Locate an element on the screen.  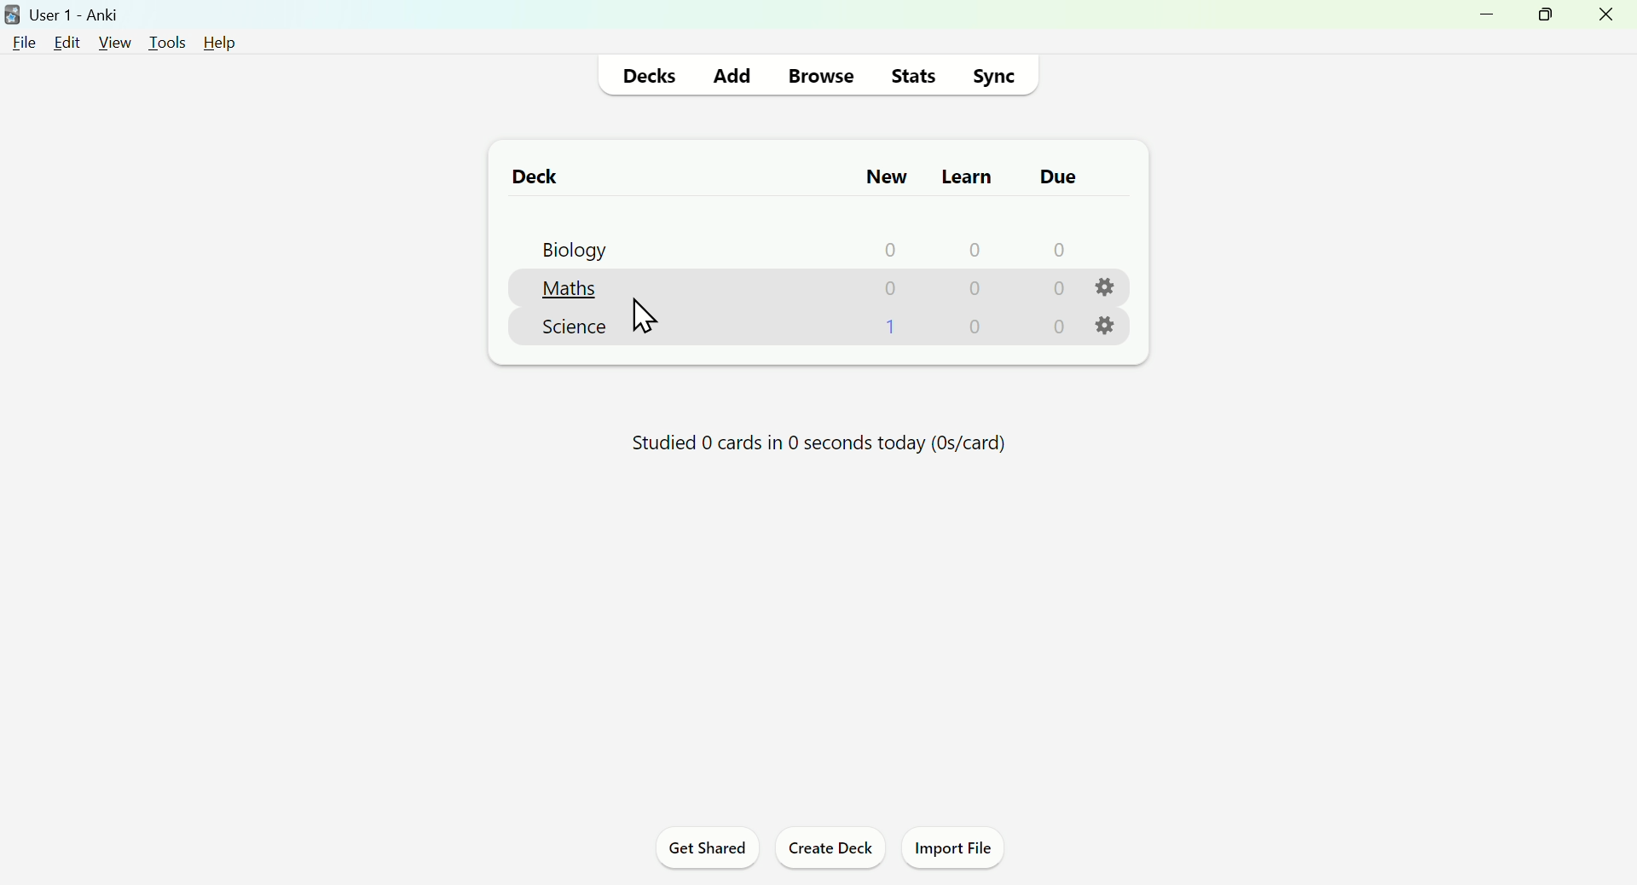
Add is located at coordinates (732, 72).